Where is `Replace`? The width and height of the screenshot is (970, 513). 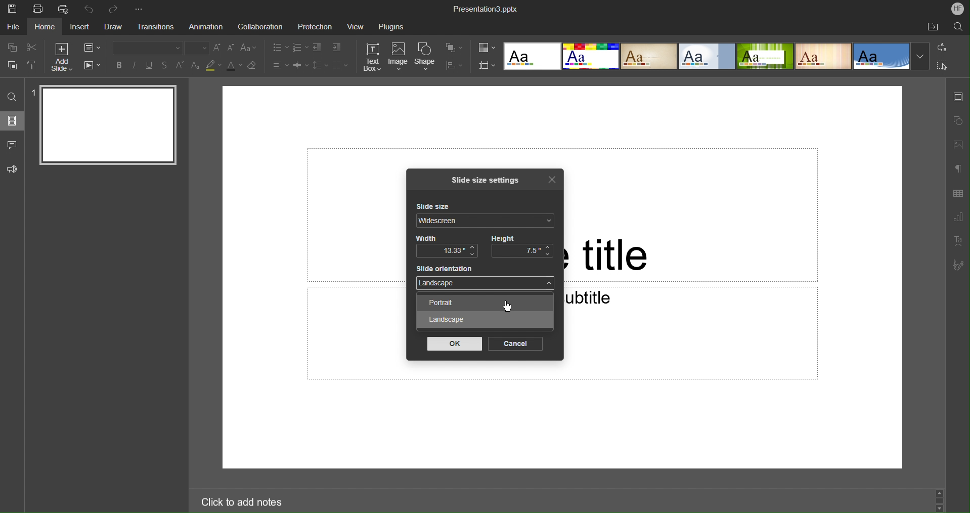 Replace is located at coordinates (943, 47).